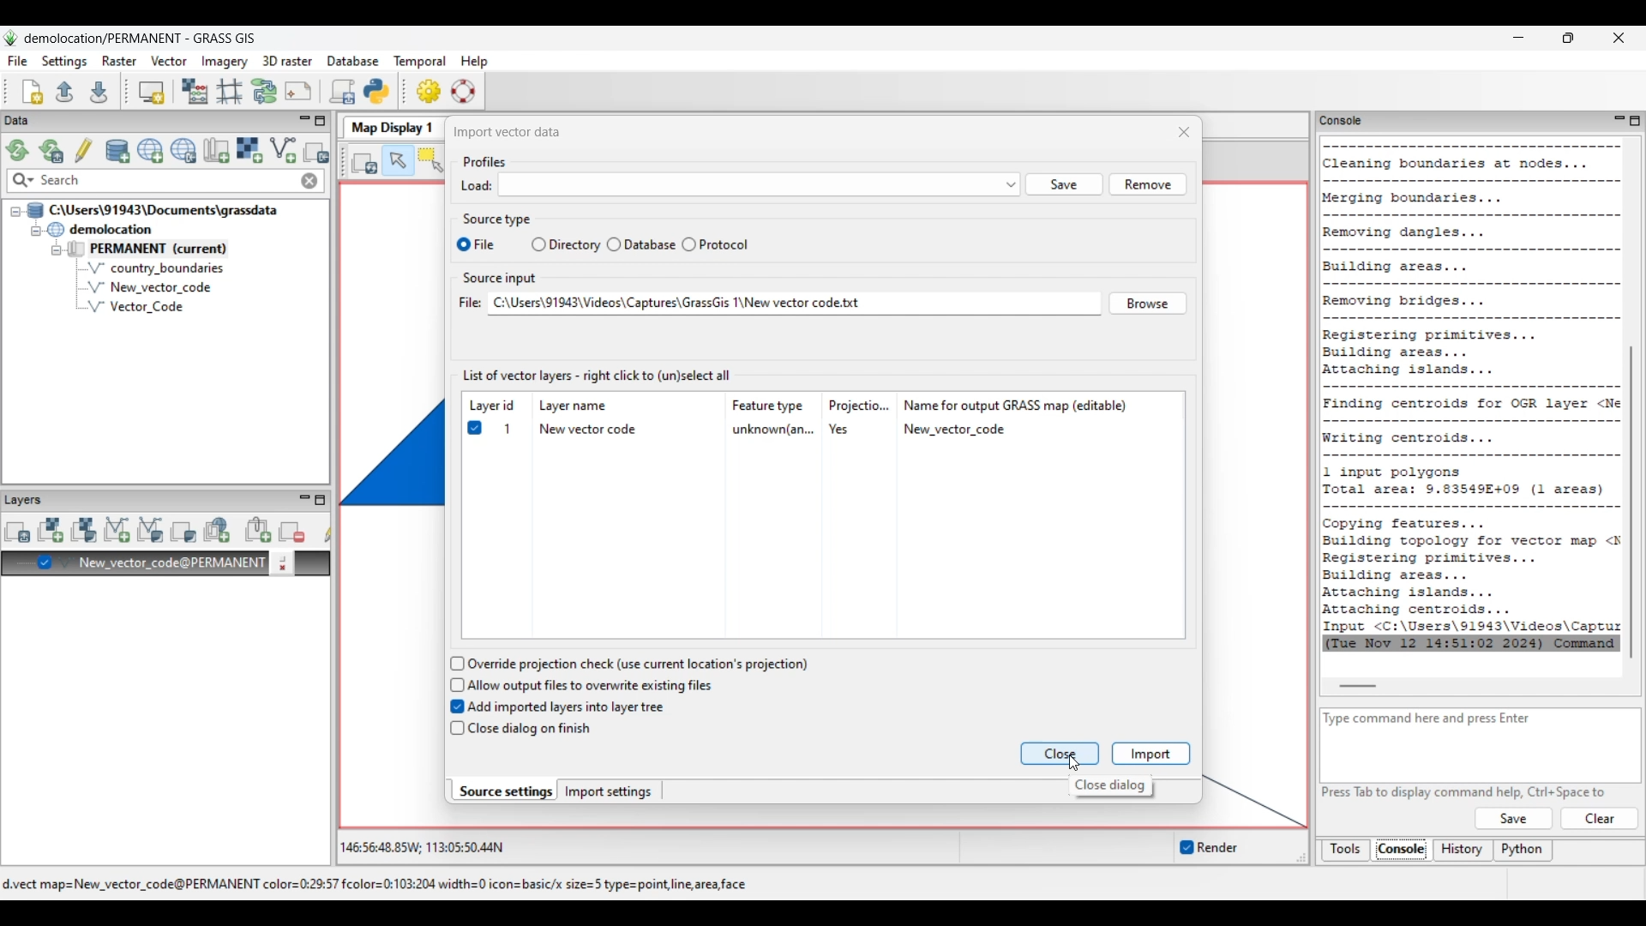  I want to click on Details of selected file, so click(761, 430).